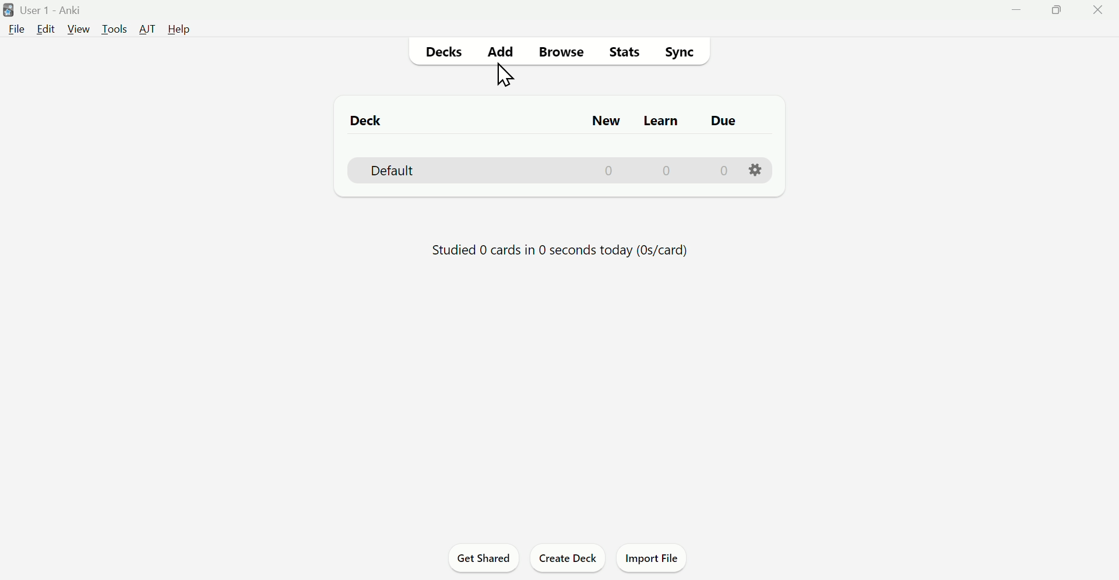 This screenshot has height=580, width=1119. What do you see at coordinates (16, 30) in the screenshot?
I see `File` at bounding box center [16, 30].